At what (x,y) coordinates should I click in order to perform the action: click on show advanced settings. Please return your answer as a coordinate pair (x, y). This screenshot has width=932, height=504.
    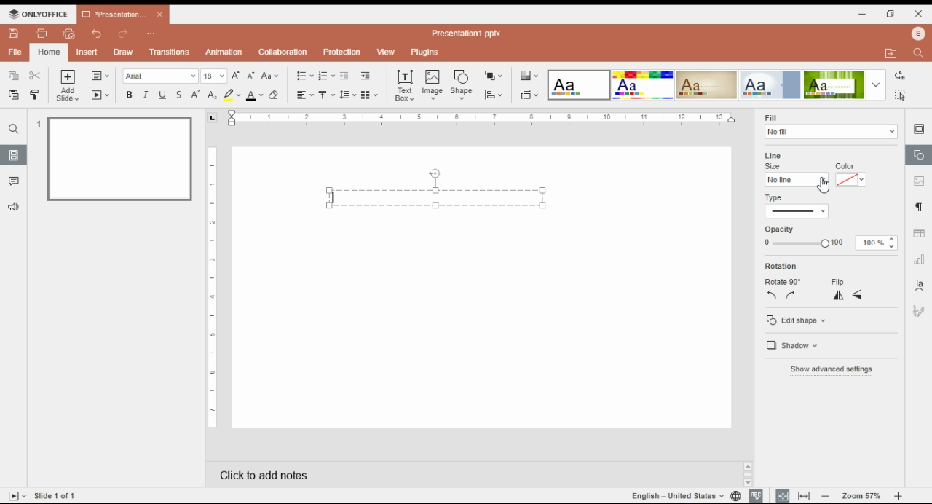
    Looking at the image, I should click on (832, 369).